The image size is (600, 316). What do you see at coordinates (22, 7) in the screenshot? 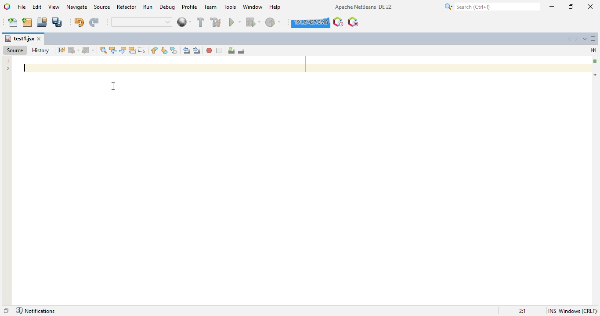
I see `file` at bounding box center [22, 7].